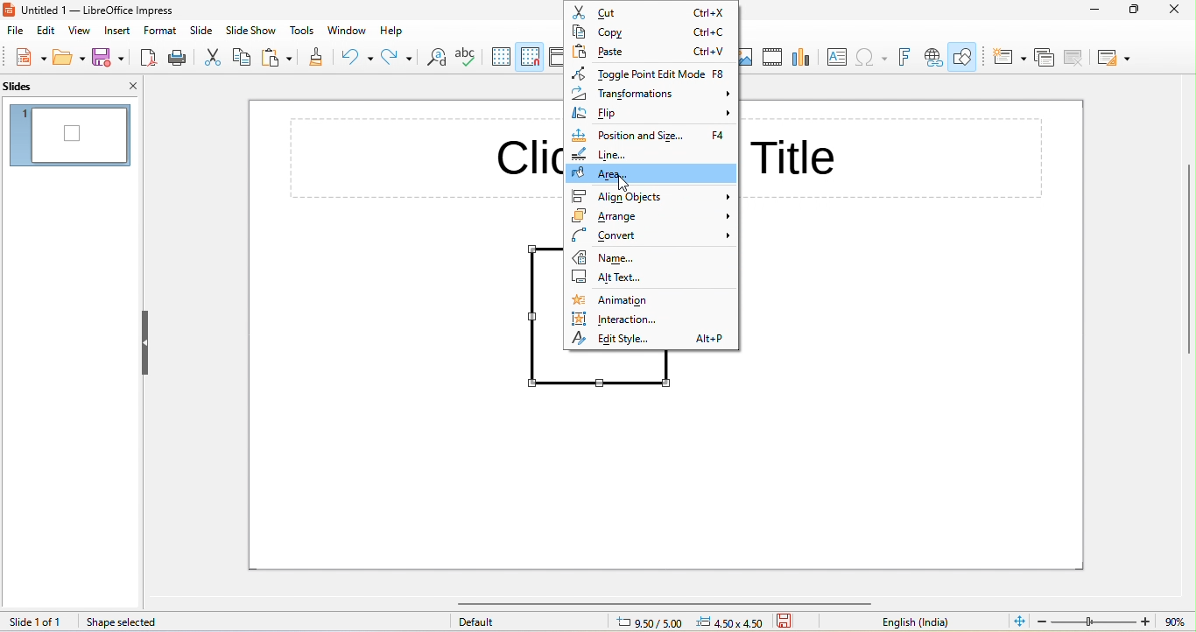 The width and height of the screenshot is (1196, 632). Describe the element at coordinates (613, 33) in the screenshot. I see `copy` at that location.